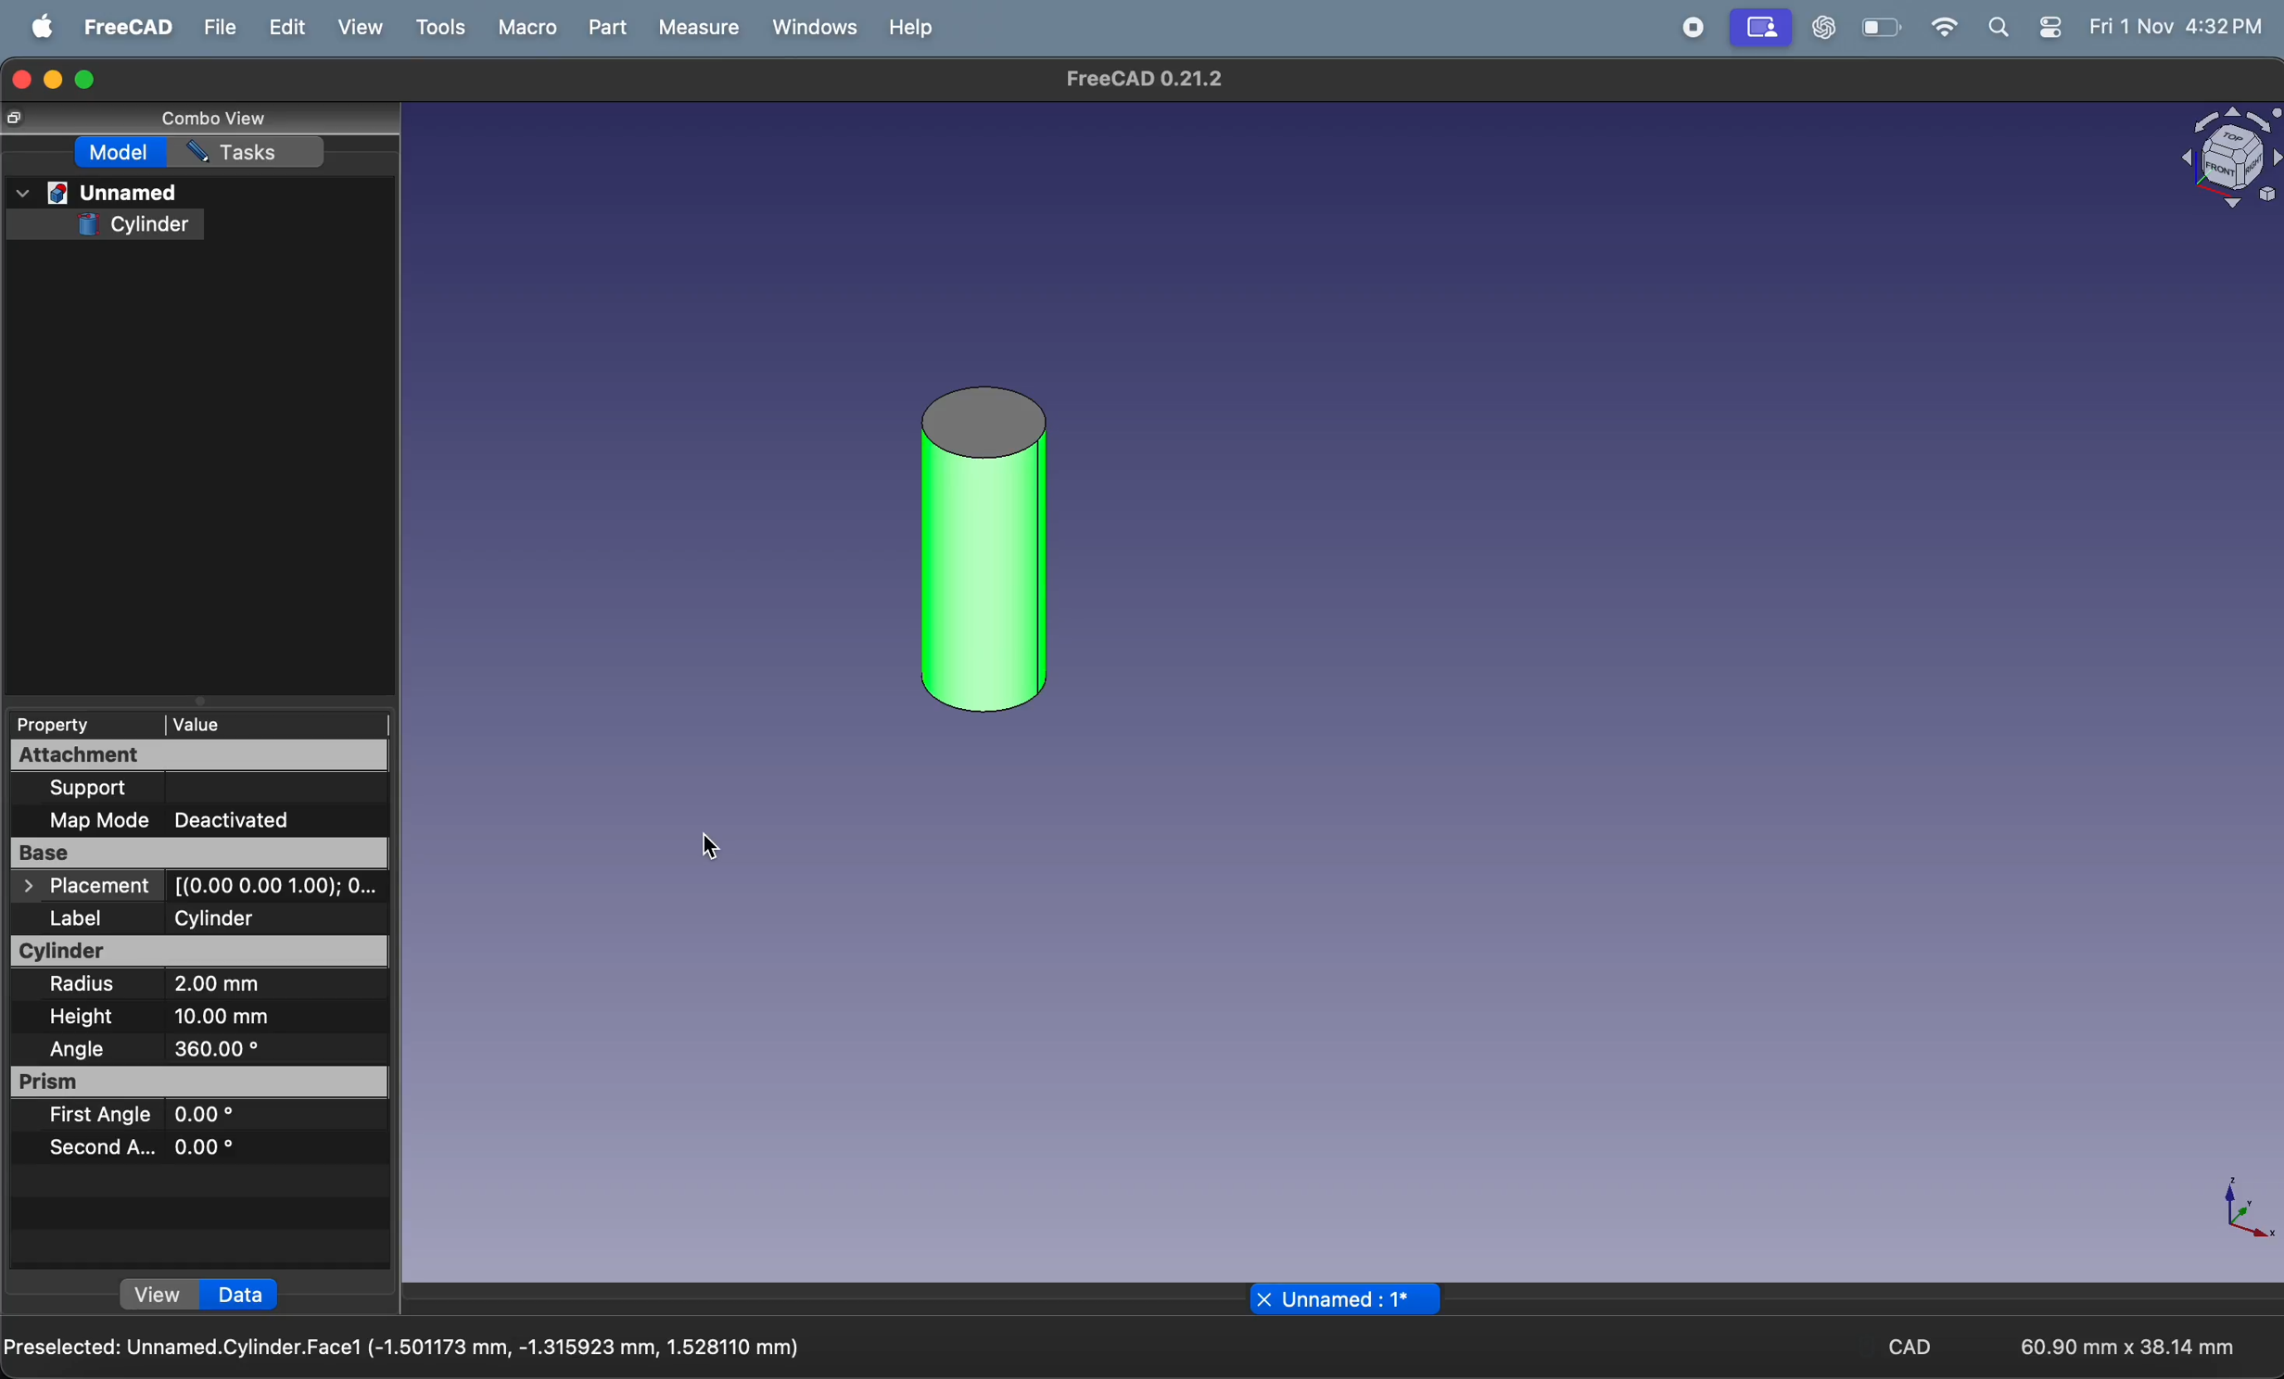  Describe the element at coordinates (133, 225) in the screenshot. I see `cylinder` at that location.